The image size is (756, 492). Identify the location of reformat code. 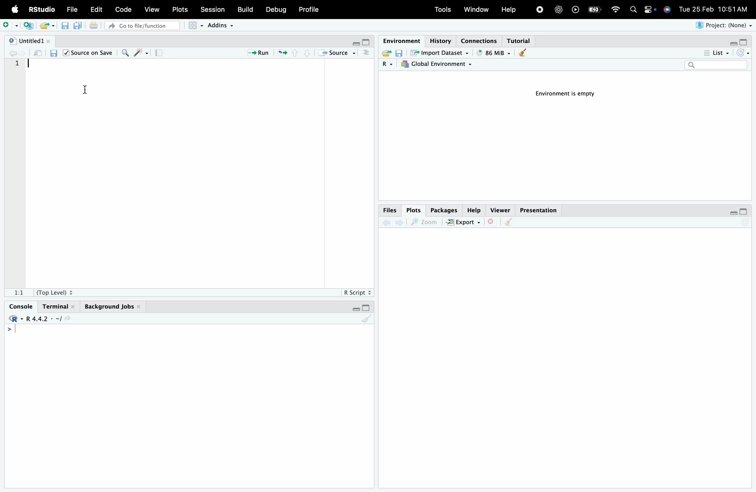
(140, 53).